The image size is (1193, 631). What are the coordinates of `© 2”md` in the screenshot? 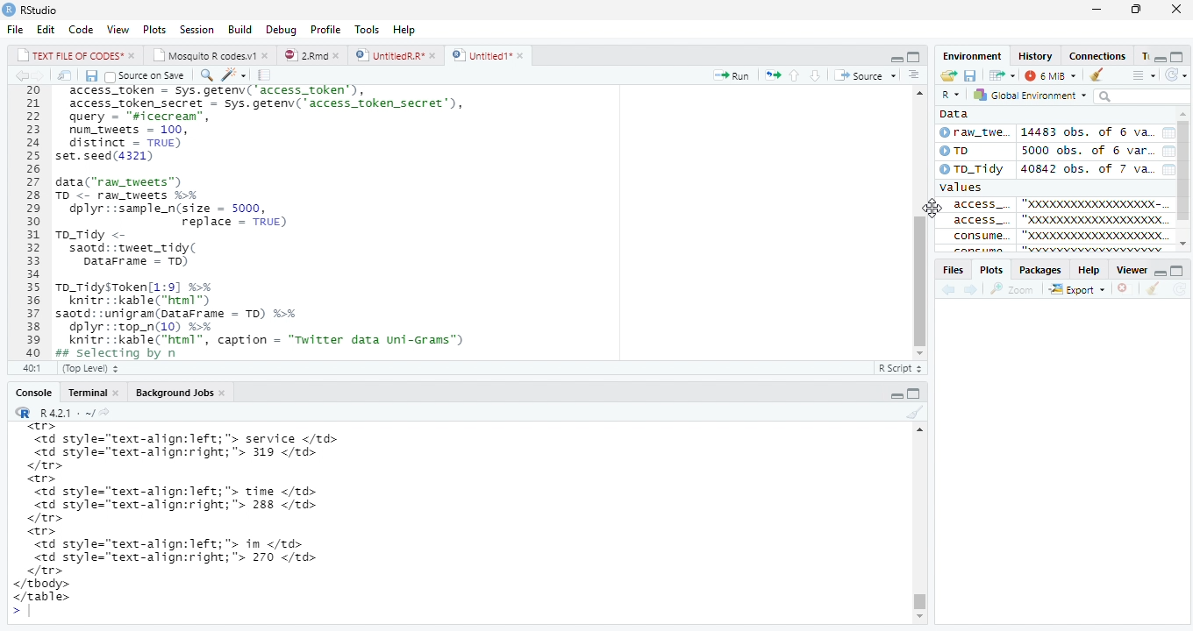 It's located at (313, 56).